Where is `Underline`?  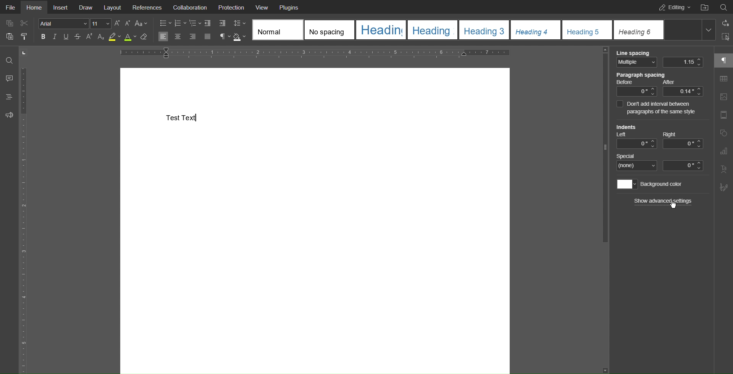 Underline is located at coordinates (65, 37).